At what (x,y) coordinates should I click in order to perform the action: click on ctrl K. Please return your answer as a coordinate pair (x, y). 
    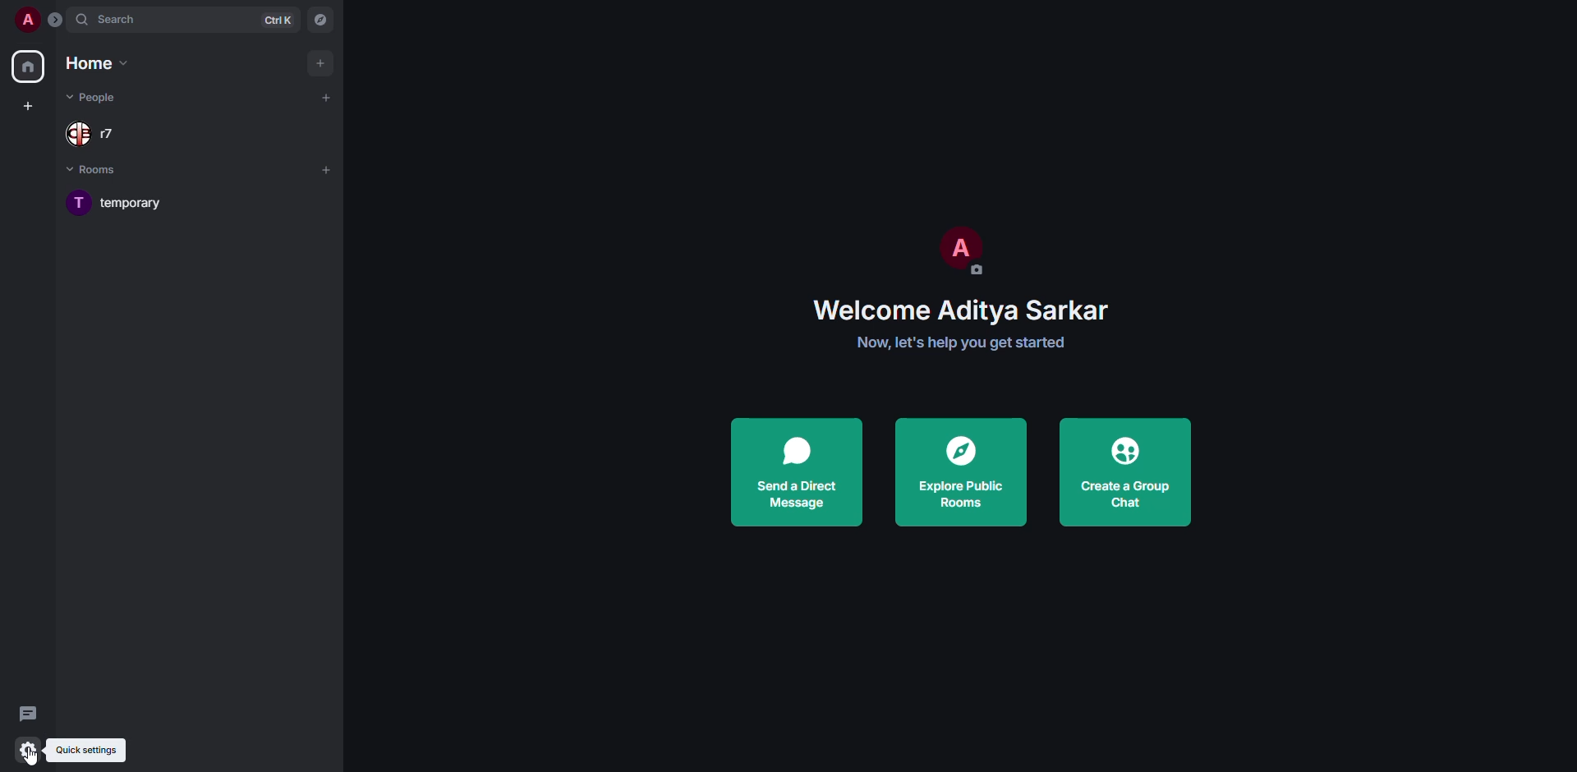
    Looking at the image, I should click on (278, 19).